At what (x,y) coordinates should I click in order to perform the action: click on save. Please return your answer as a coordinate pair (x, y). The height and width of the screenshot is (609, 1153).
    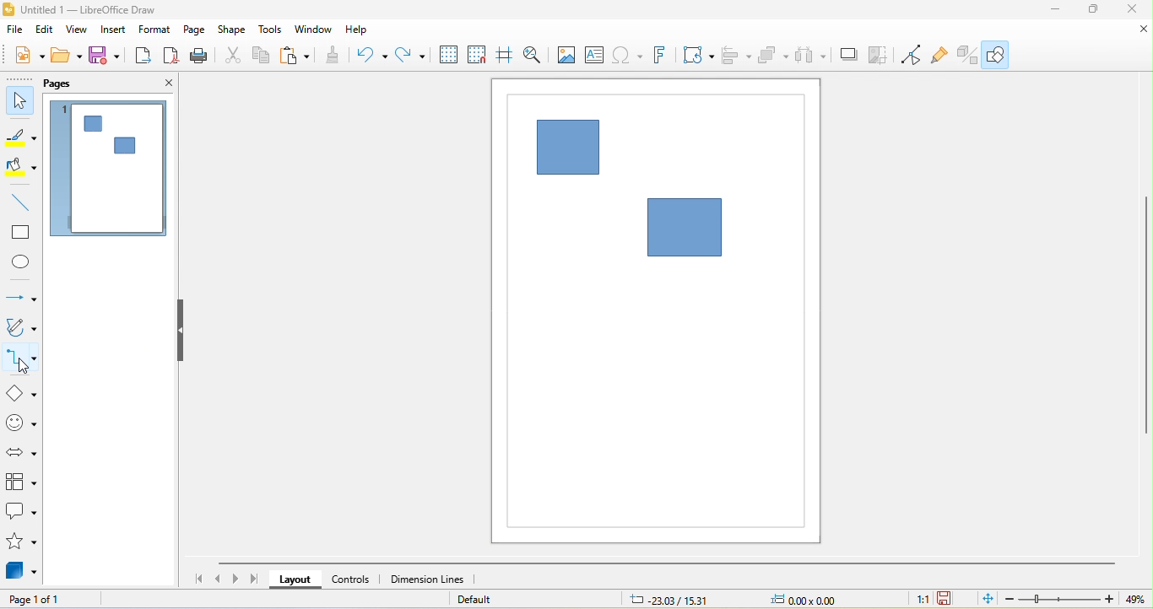
    Looking at the image, I should click on (103, 56).